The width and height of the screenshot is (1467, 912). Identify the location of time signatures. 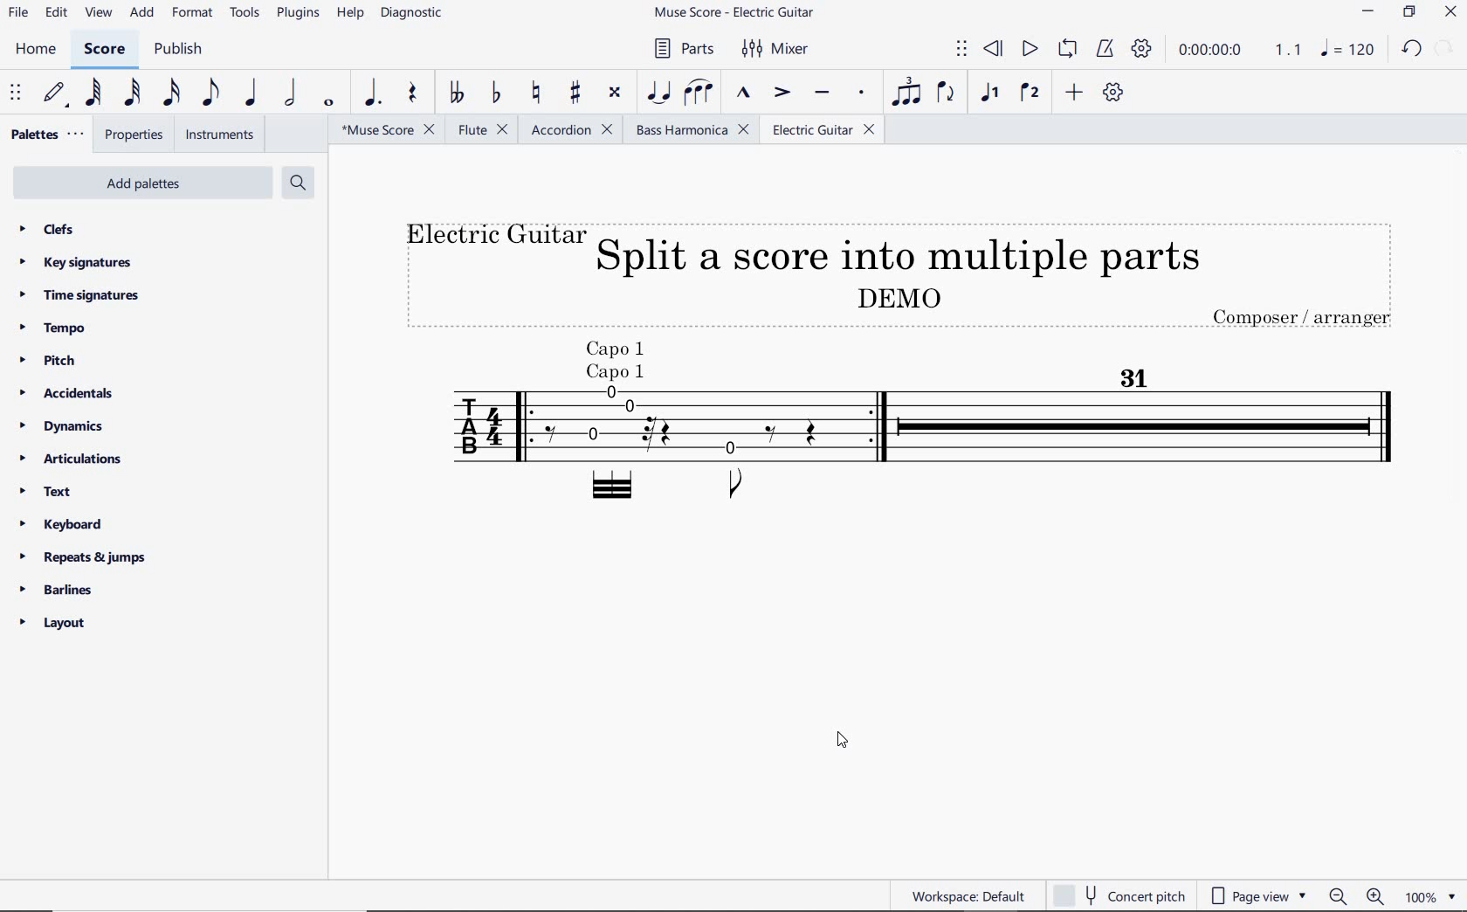
(78, 297).